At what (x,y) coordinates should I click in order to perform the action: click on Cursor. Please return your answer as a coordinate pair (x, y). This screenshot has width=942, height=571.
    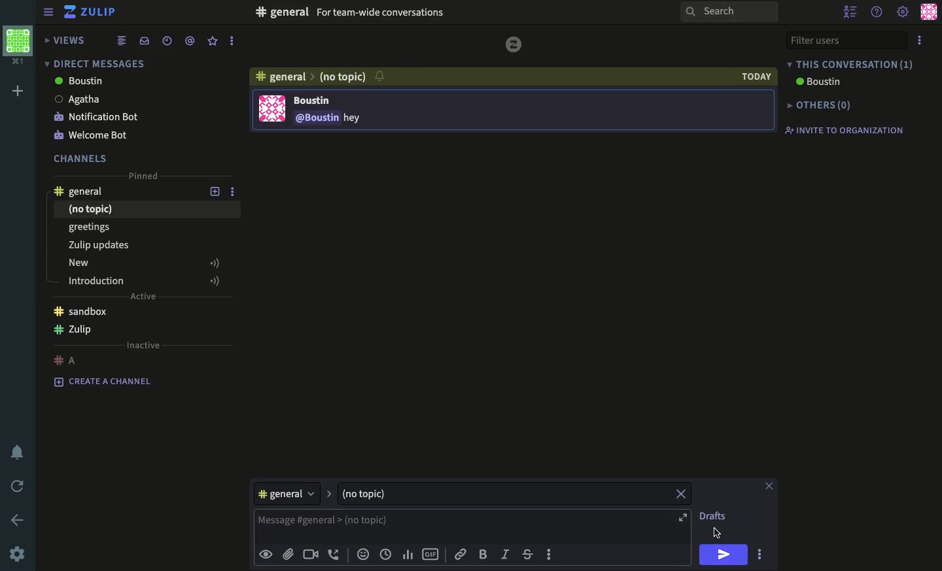
    Looking at the image, I should click on (718, 532).